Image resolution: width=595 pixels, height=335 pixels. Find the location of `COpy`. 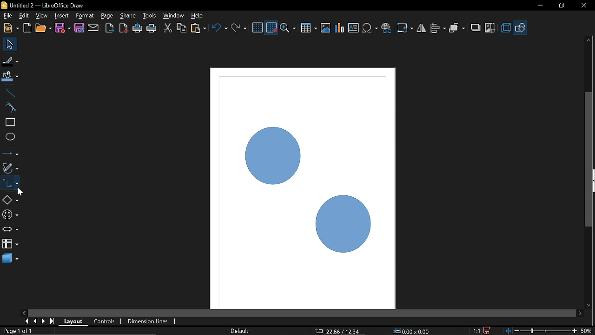

COpy is located at coordinates (181, 28).